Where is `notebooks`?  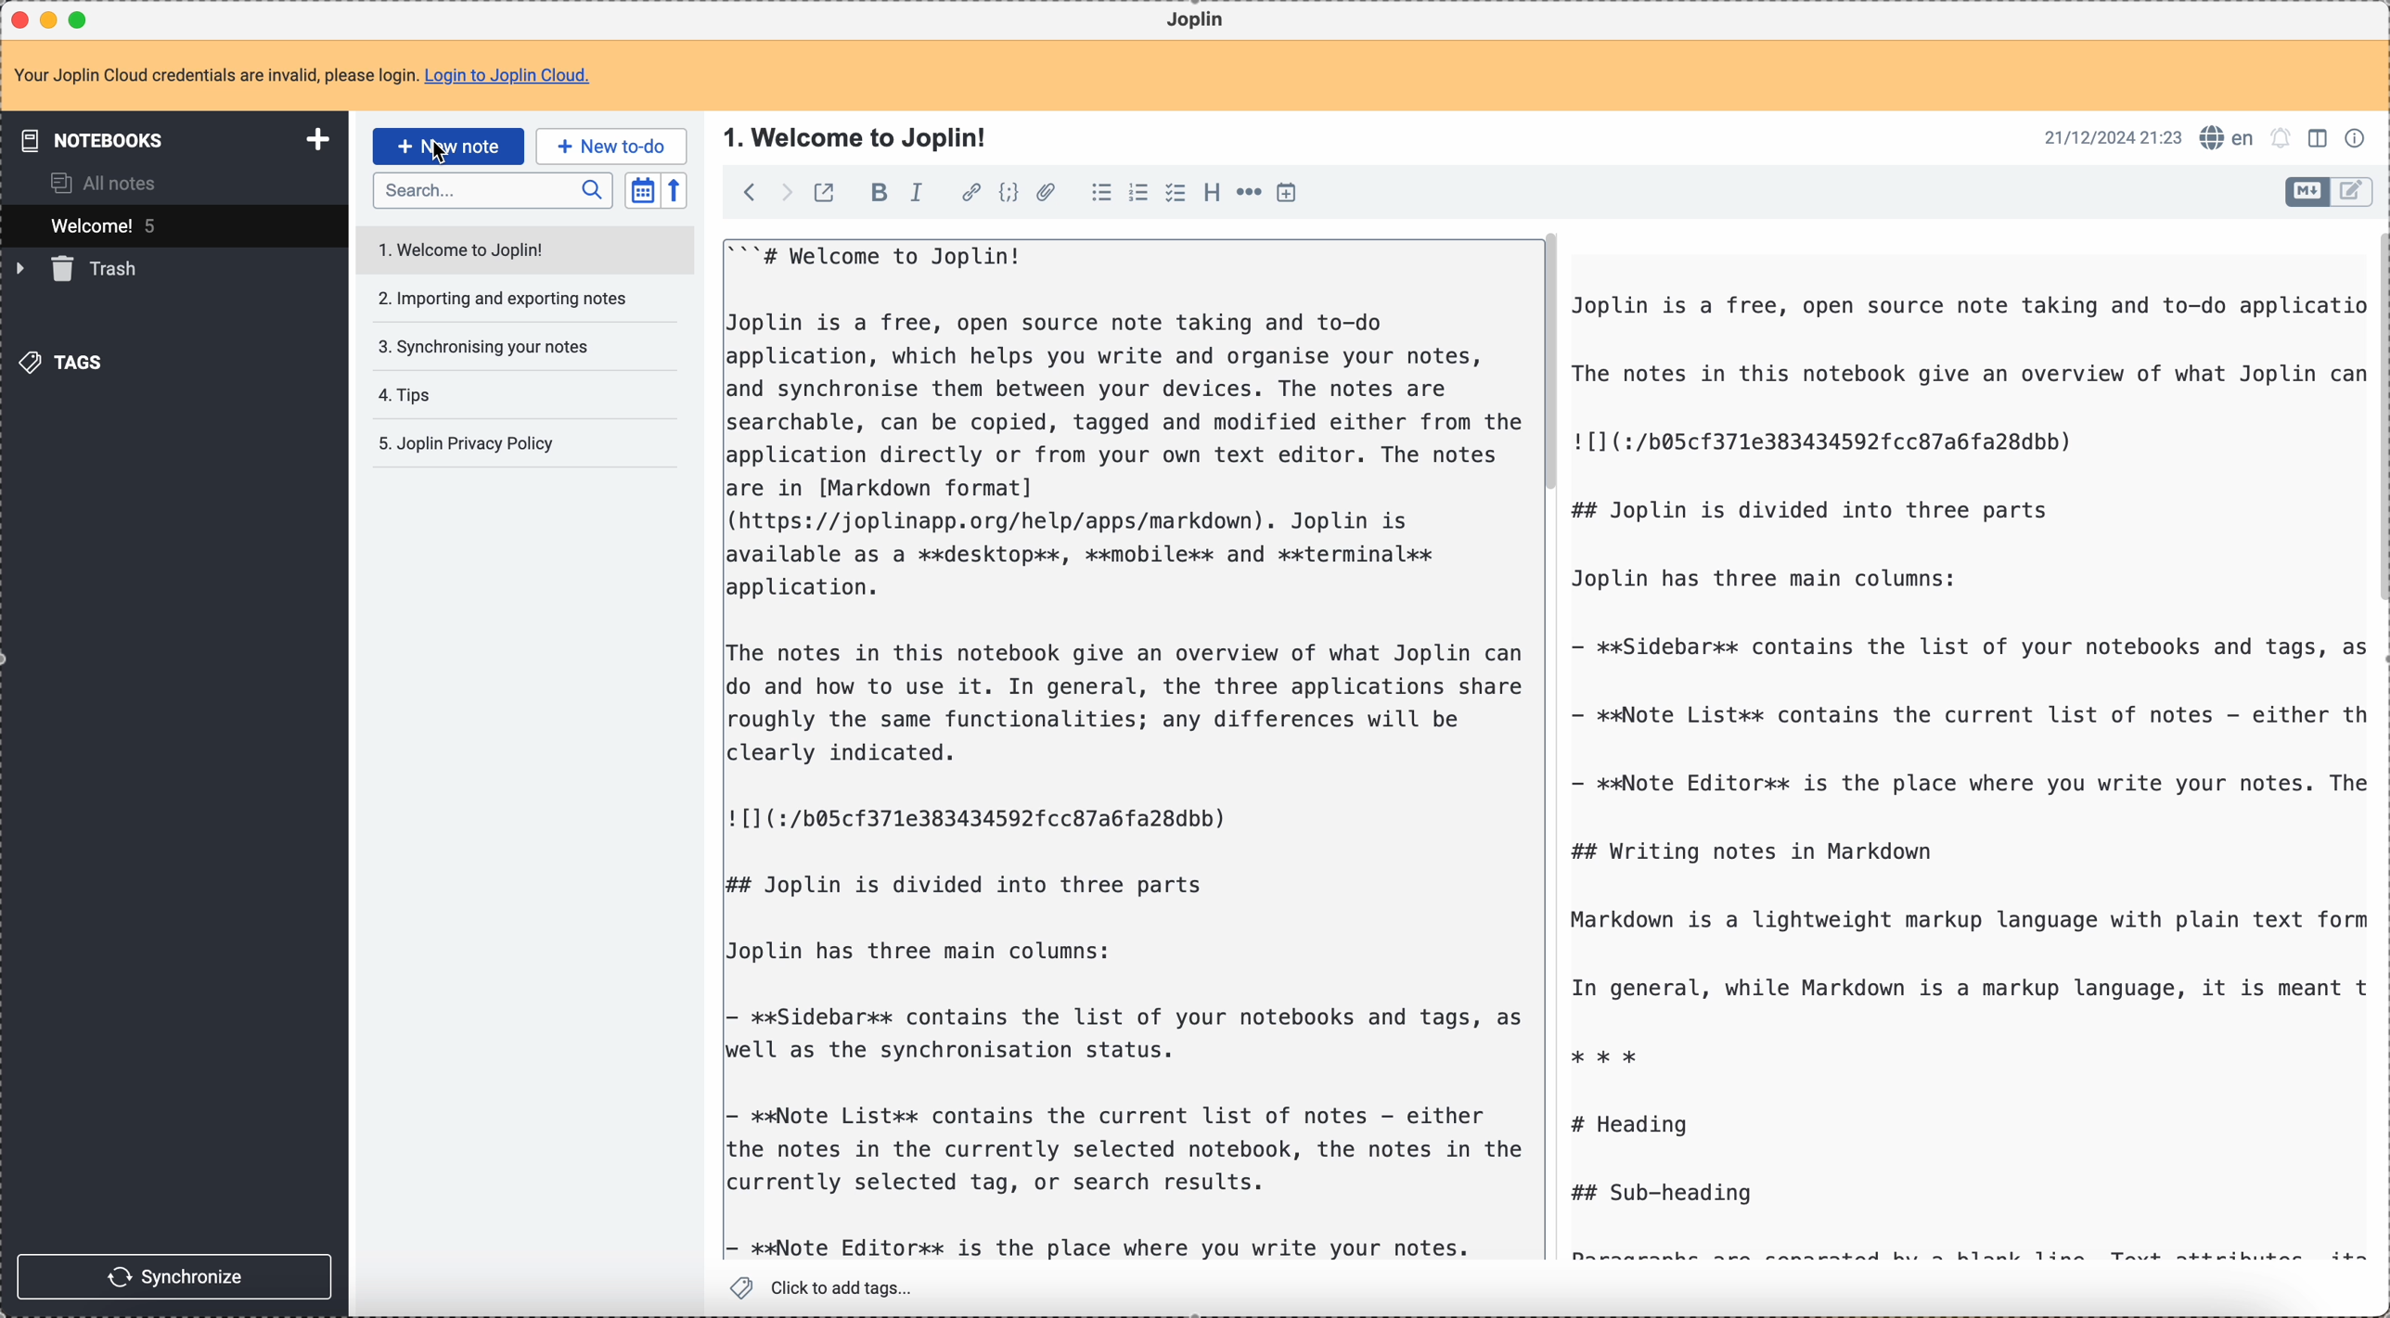
notebooks is located at coordinates (171, 138).